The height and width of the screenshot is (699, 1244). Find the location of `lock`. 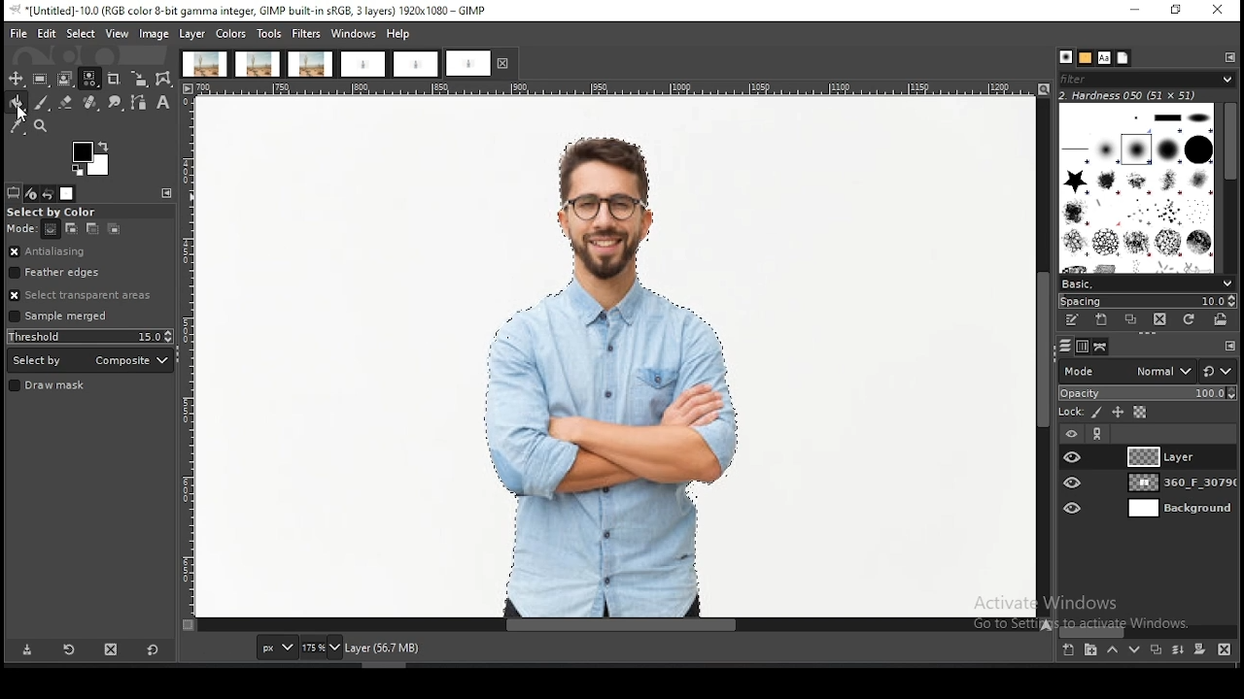

lock is located at coordinates (1069, 413).